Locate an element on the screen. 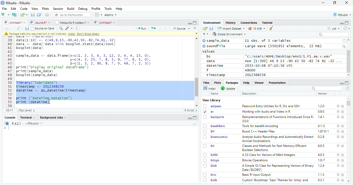  Go to previous section is located at coordinates (160, 28).